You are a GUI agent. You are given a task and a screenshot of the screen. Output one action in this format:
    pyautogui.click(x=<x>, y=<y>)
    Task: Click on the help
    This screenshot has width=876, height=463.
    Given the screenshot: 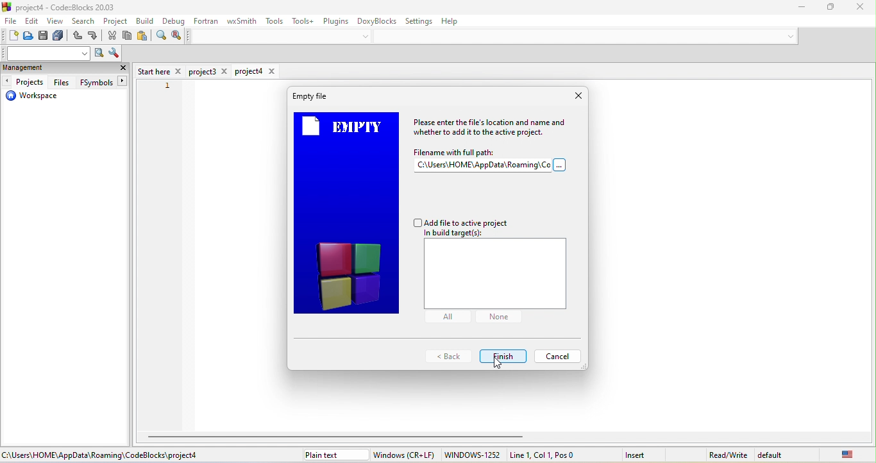 What is the action you would take?
    pyautogui.click(x=456, y=22)
    